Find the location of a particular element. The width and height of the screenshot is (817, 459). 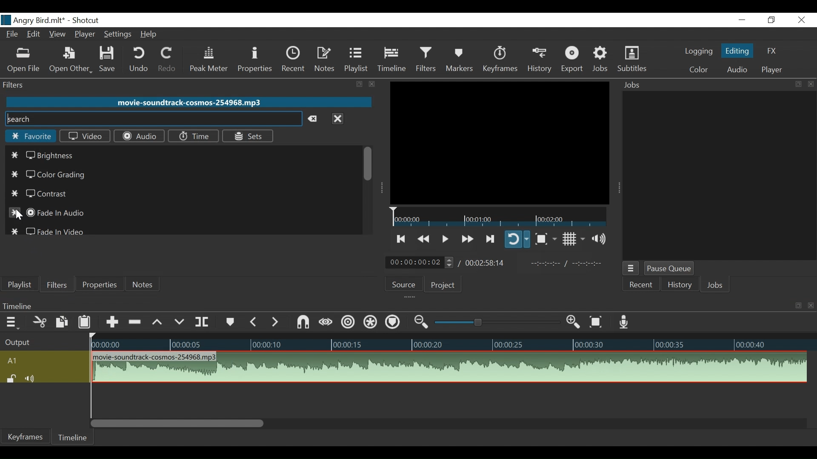

Zoom timeline in is located at coordinates (575, 322).